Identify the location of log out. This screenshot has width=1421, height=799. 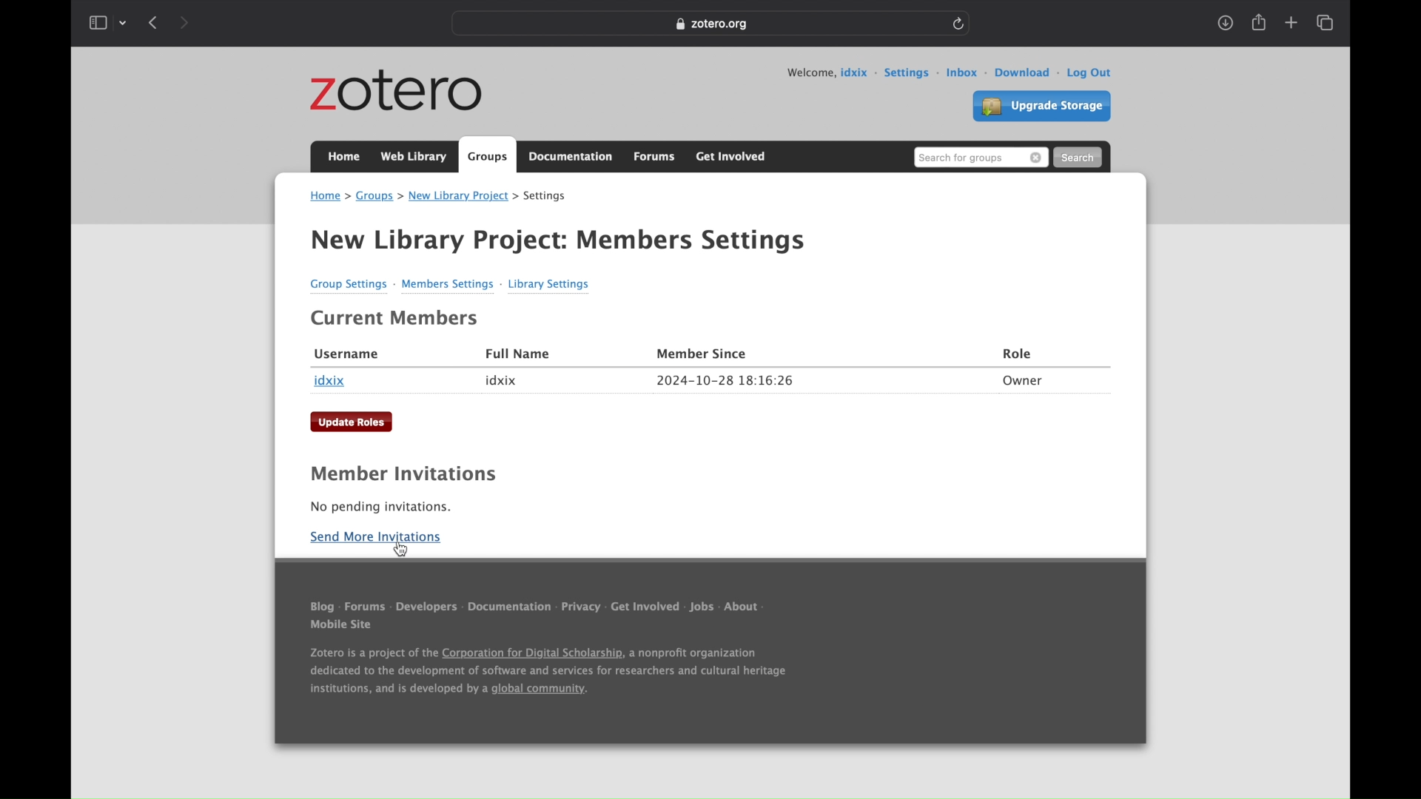
(1089, 71).